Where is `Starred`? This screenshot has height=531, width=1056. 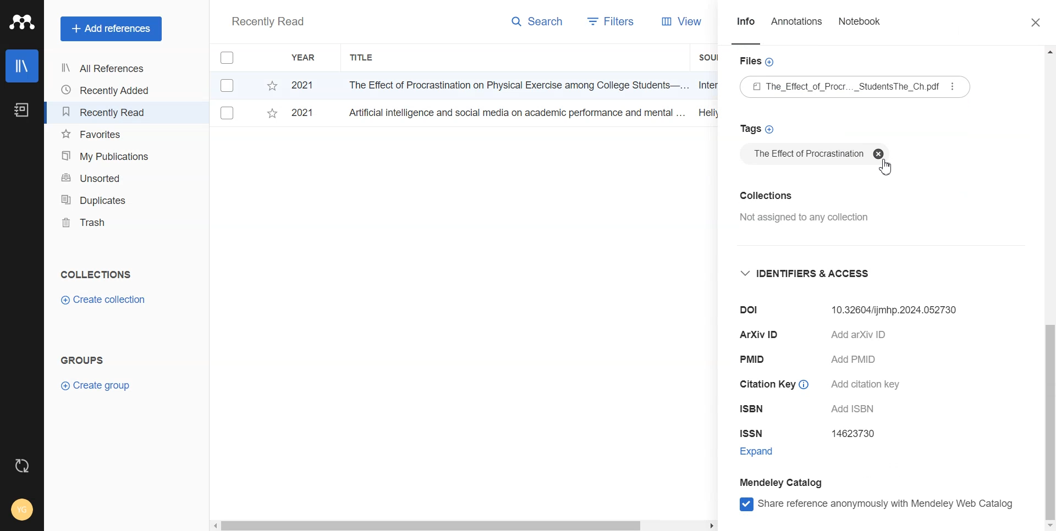
Starred is located at coordinates (272, 86).